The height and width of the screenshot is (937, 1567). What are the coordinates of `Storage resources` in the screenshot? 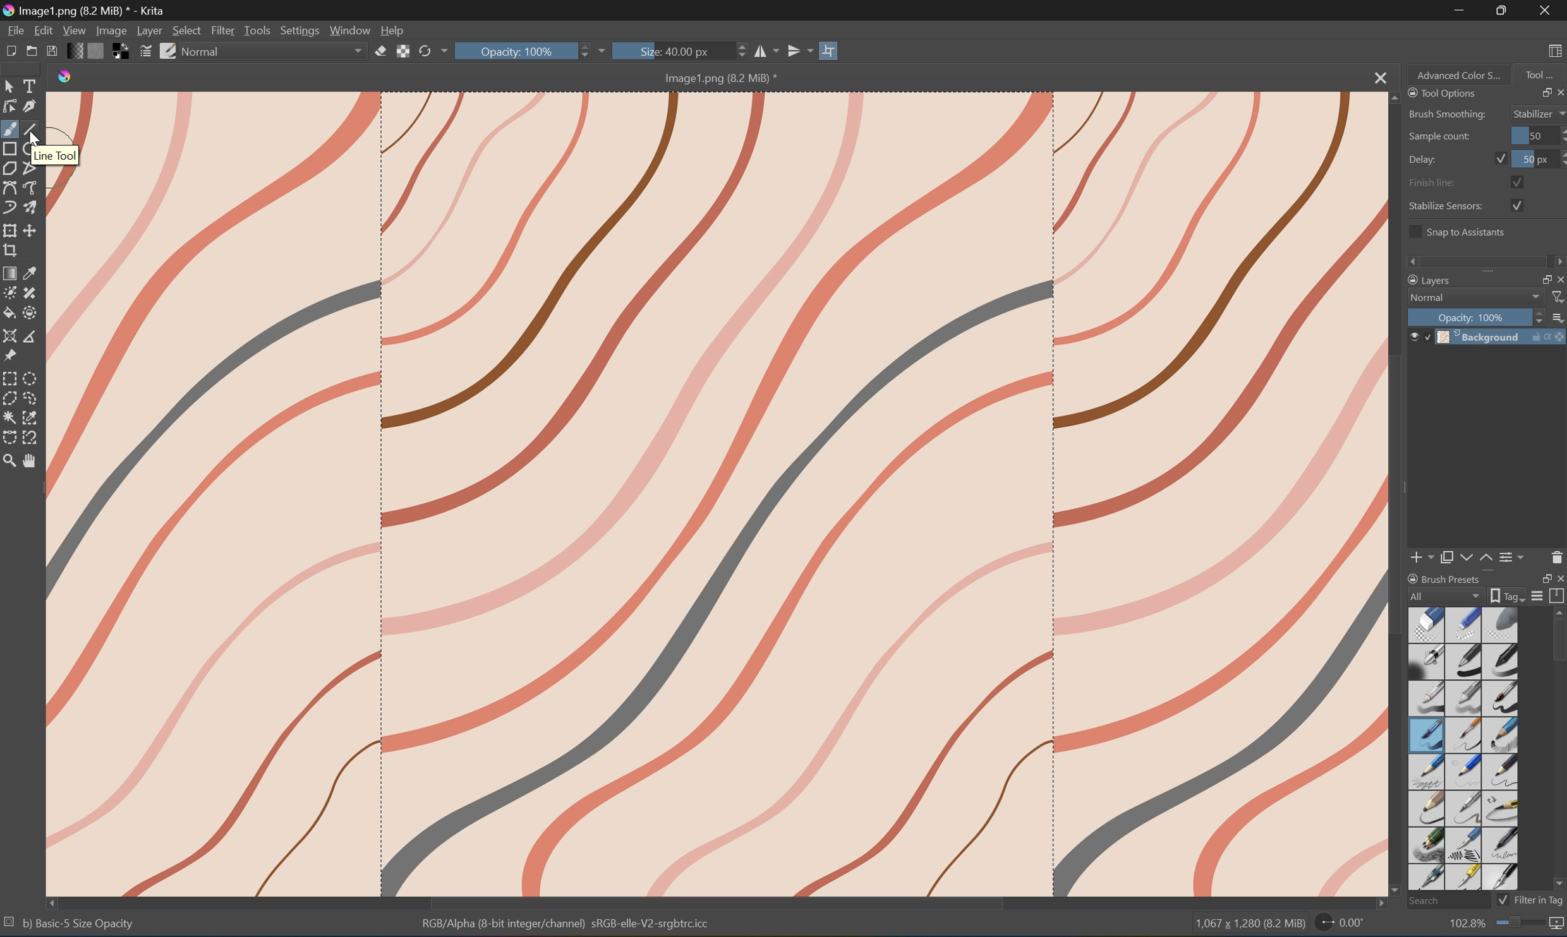 It's located at (1558, 595).